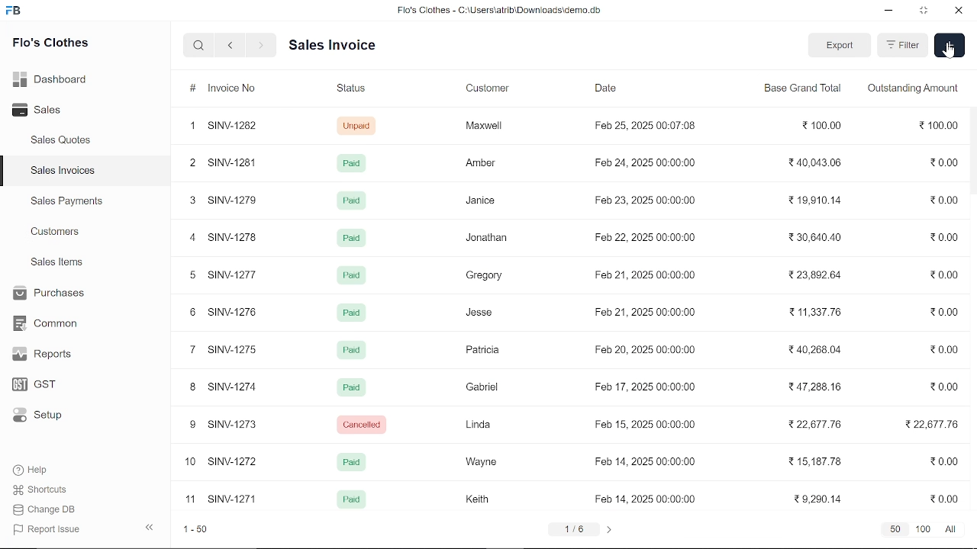 The image size is (977, 549). What do you see at coordinates (47, 385) in the screenshot?
I see `GST` at bounding box center [47, 385].